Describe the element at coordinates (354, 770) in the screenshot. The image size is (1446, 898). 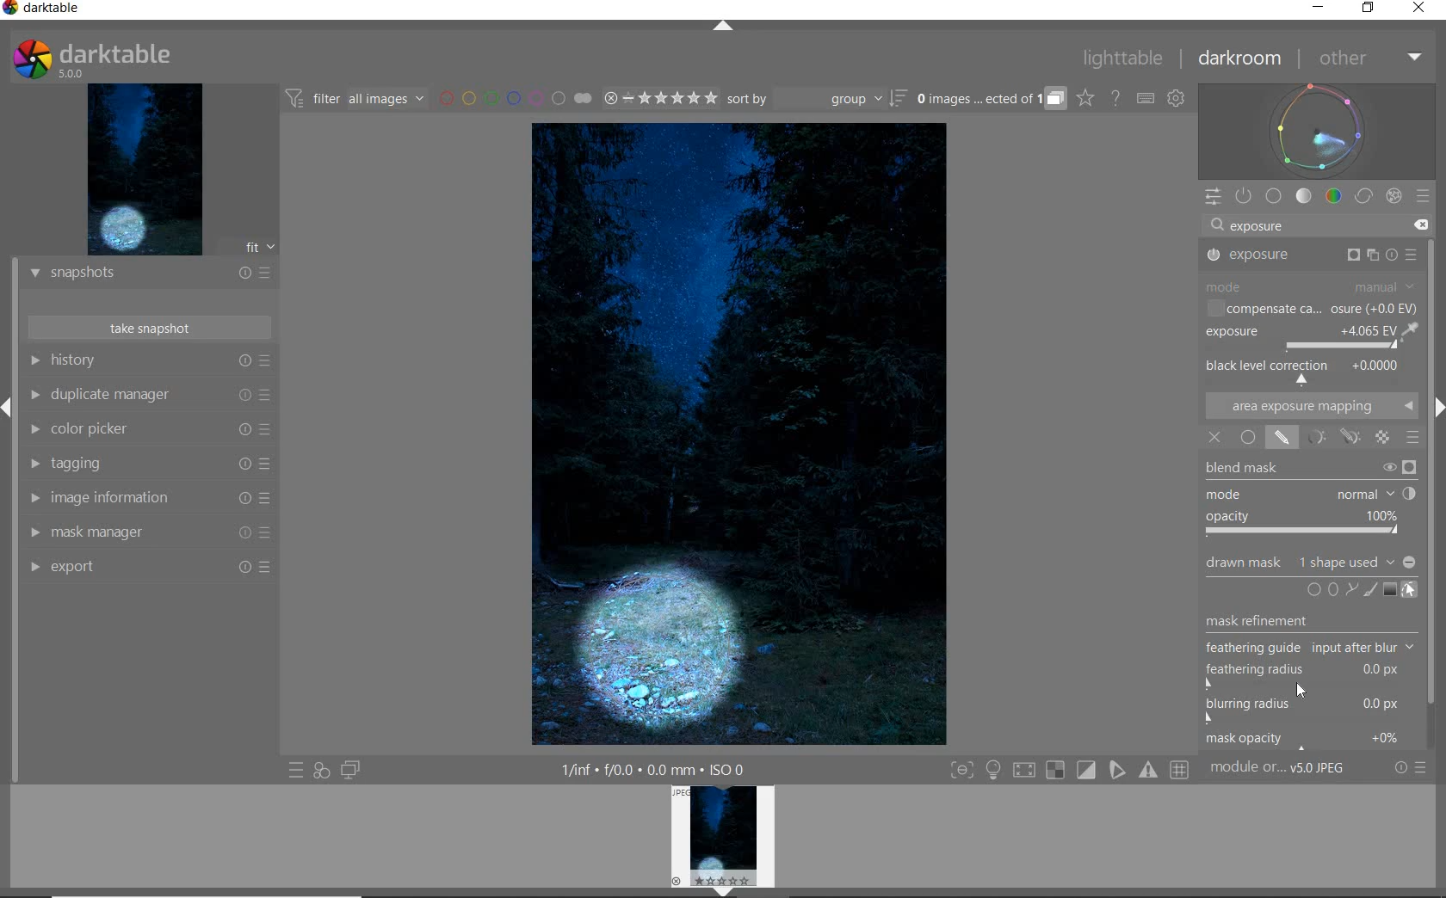
I see `DISPLAY A SECOND DARKROOM IMAGE WINDOW` at that location.